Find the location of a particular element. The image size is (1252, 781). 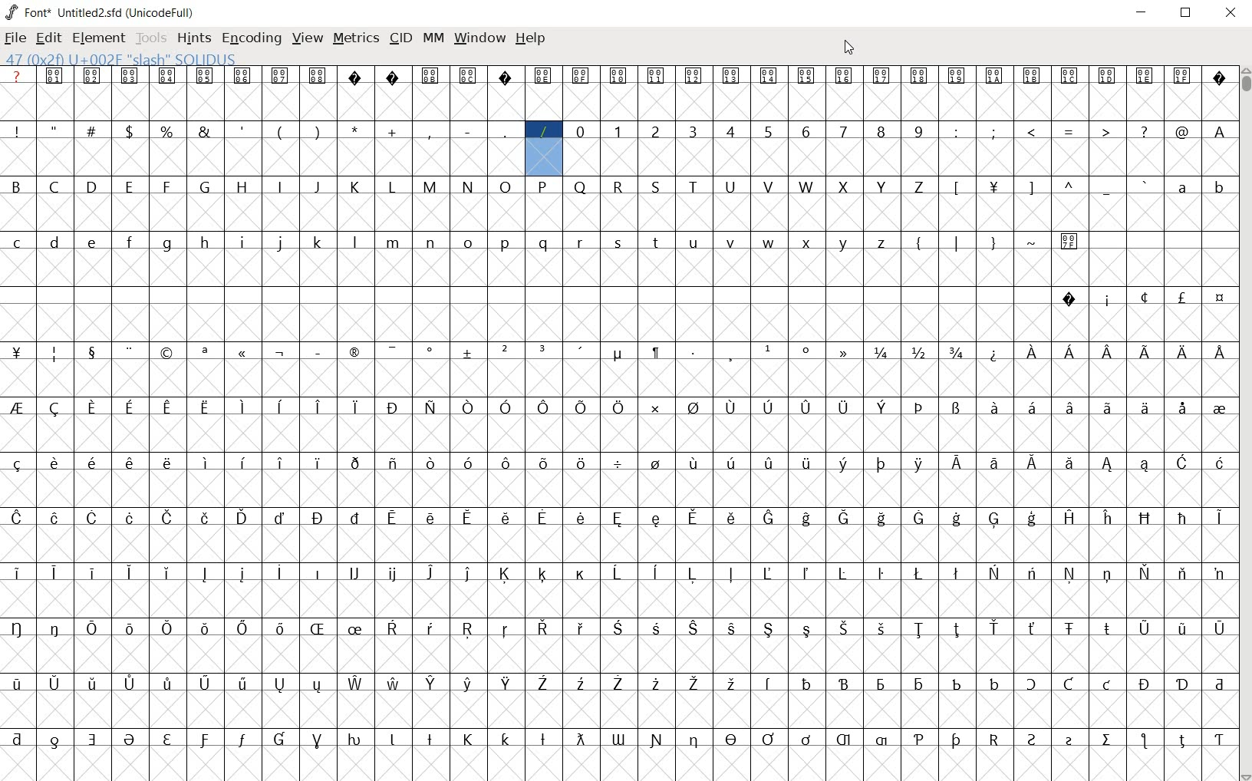

glyph is located at coordinates (692, 517).